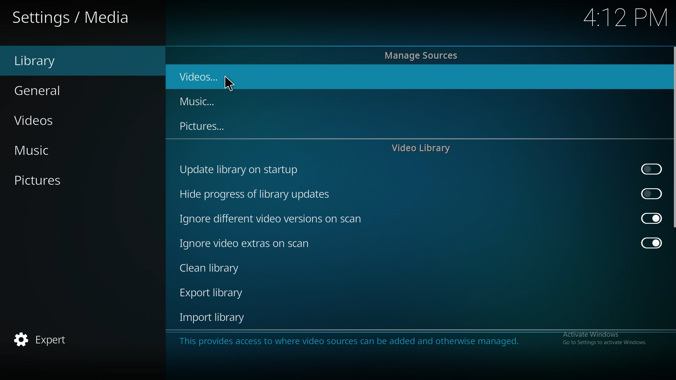  What do you see at coordinates (235, 126) in the screenshot?
I see `pictures` at bounding box center [235, 126].